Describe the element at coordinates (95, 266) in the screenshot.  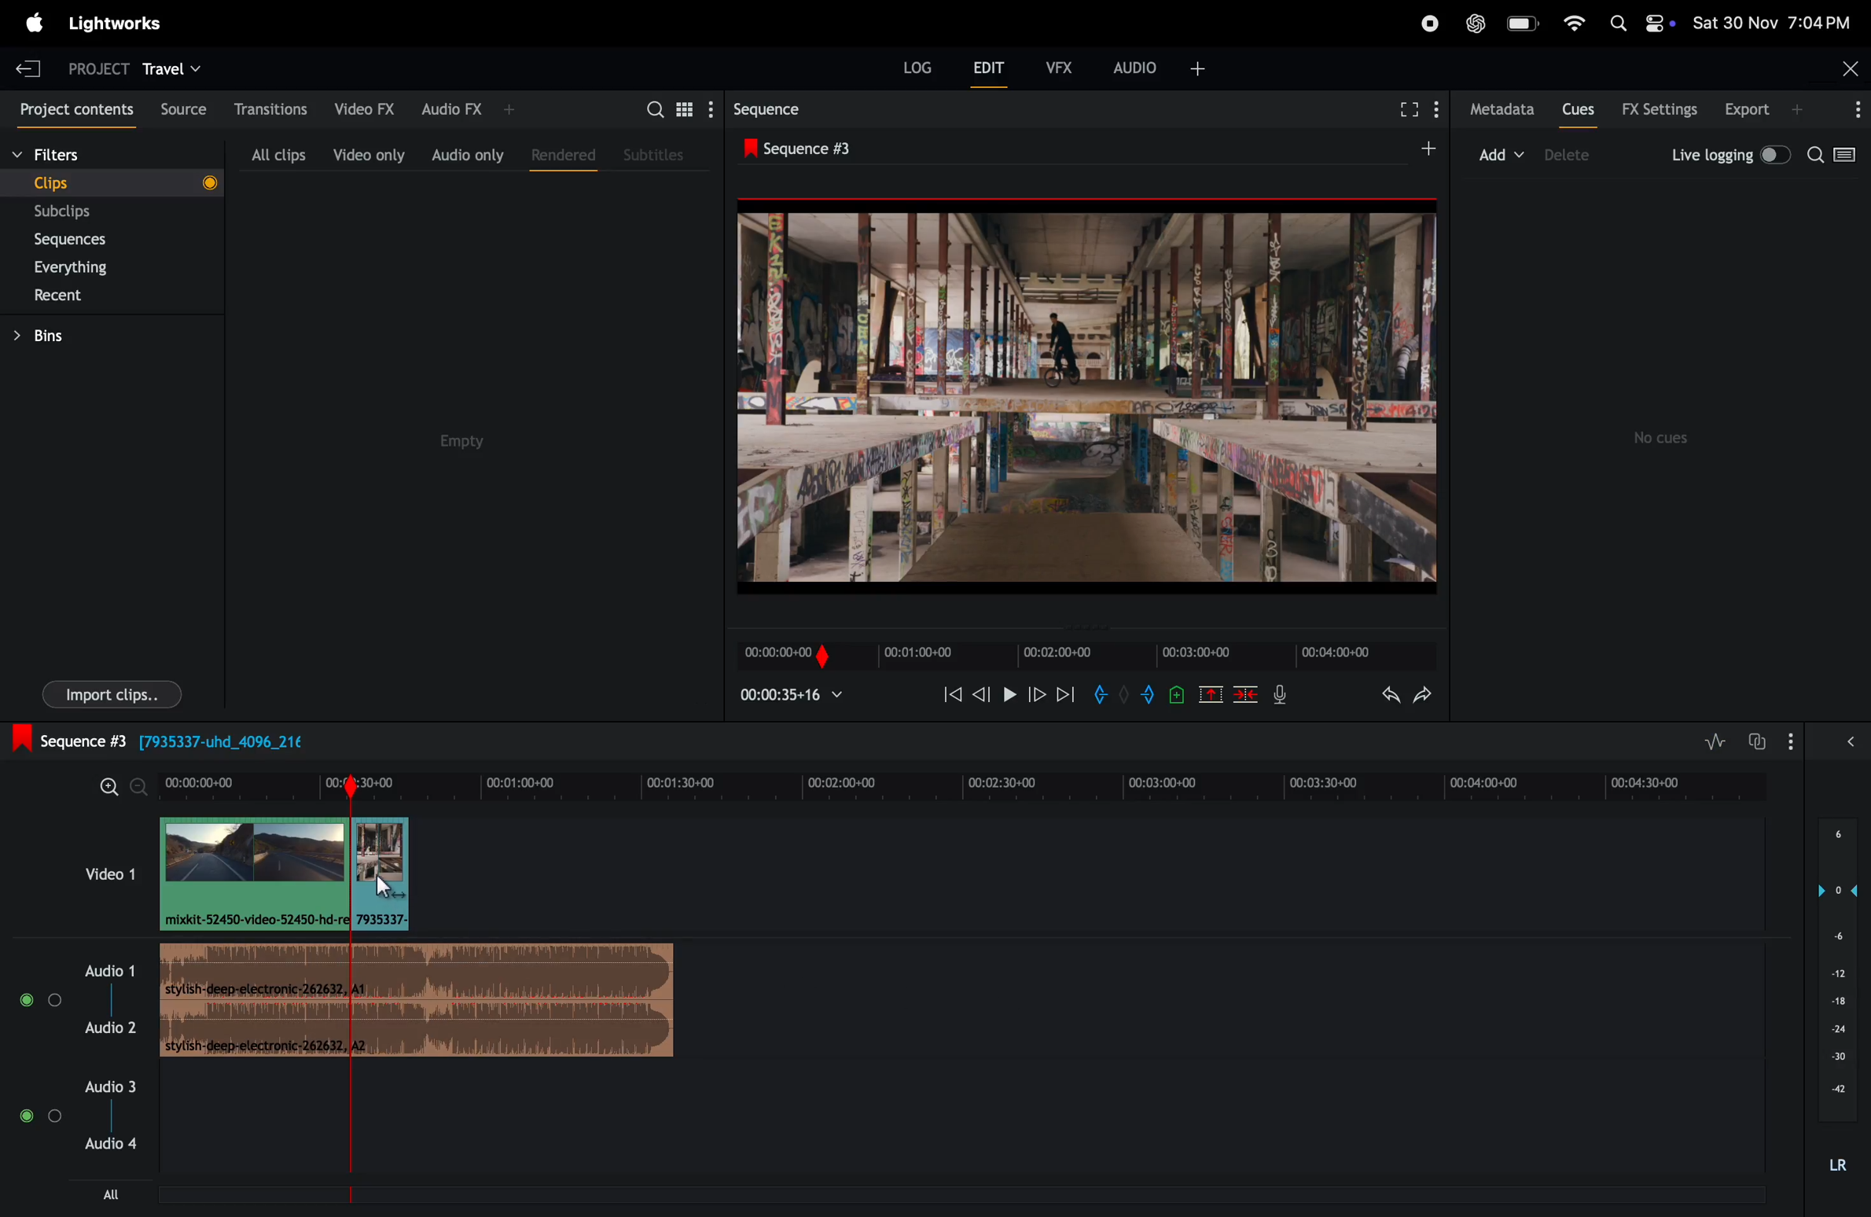
I see `everything` at that location.